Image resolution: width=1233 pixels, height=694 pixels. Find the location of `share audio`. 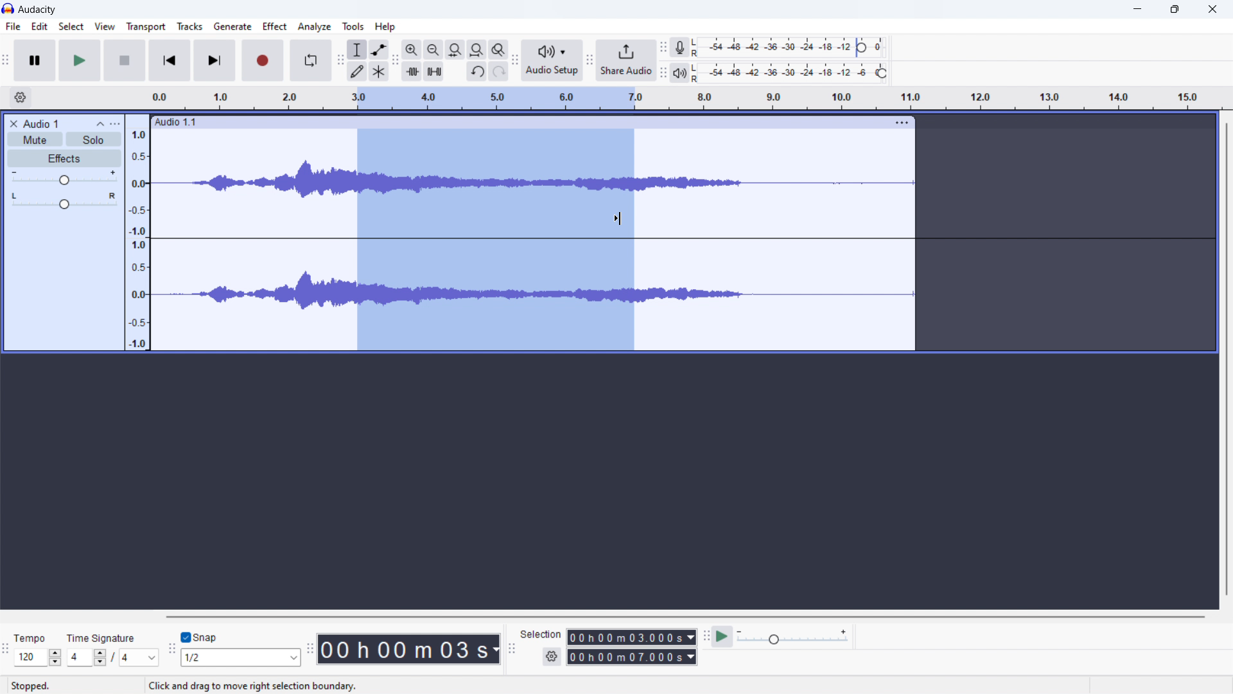

share audio is located at coordinates (627, 61).